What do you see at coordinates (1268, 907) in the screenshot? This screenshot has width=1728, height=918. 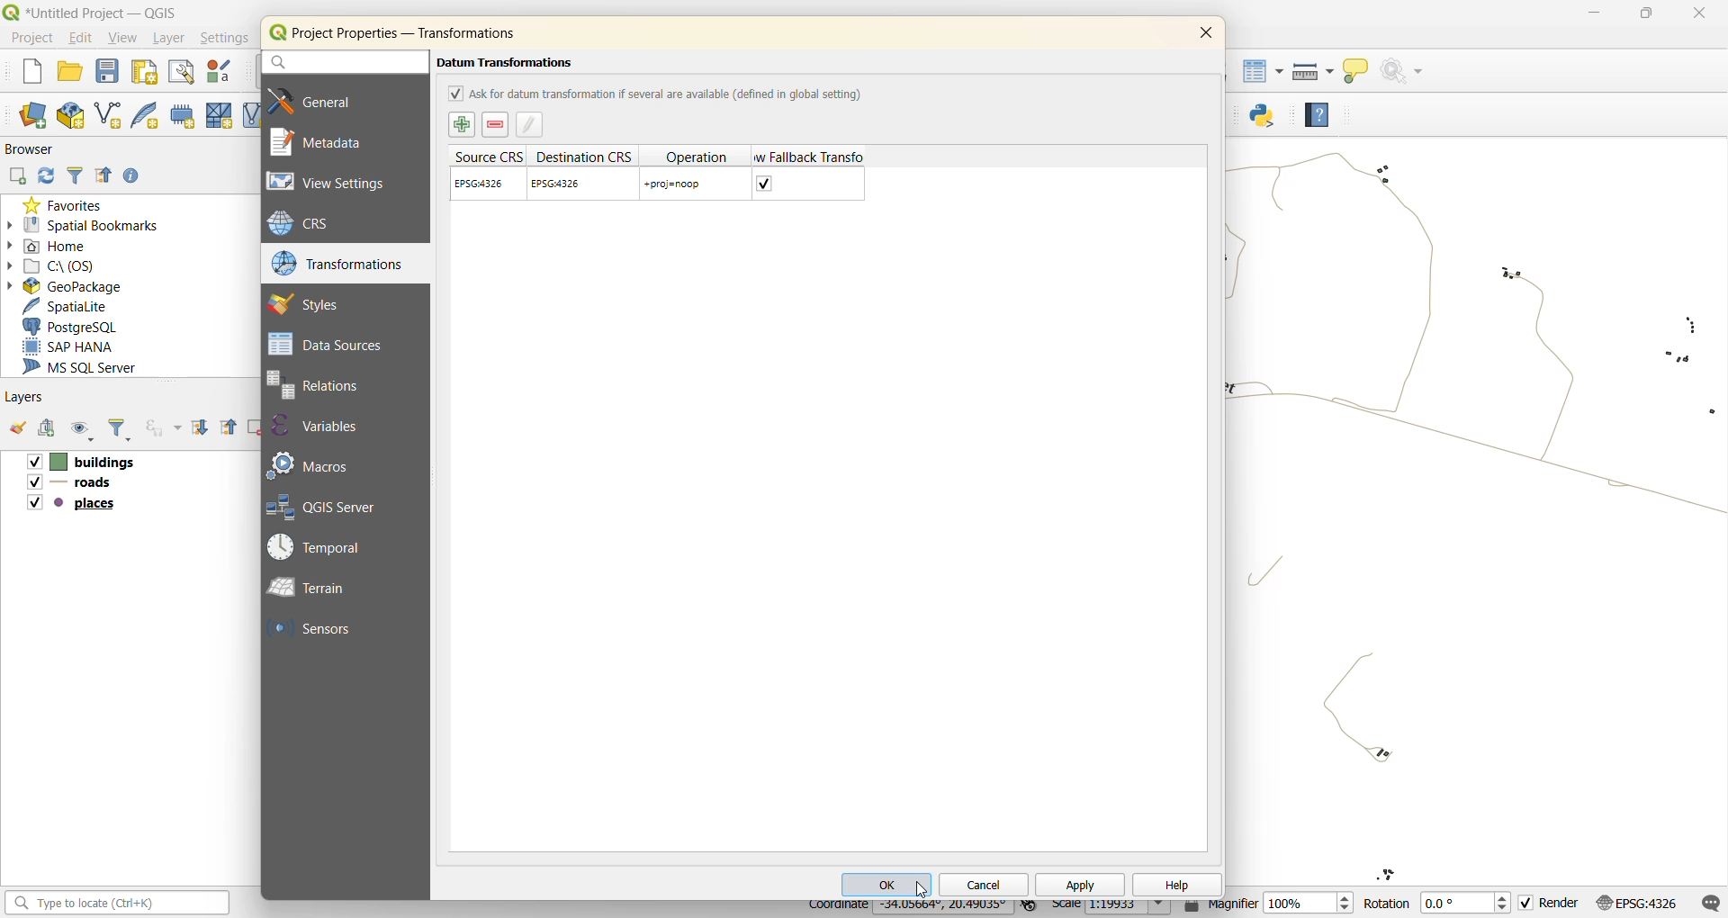 I see `magnifier` at bounding box center [1268, 907].